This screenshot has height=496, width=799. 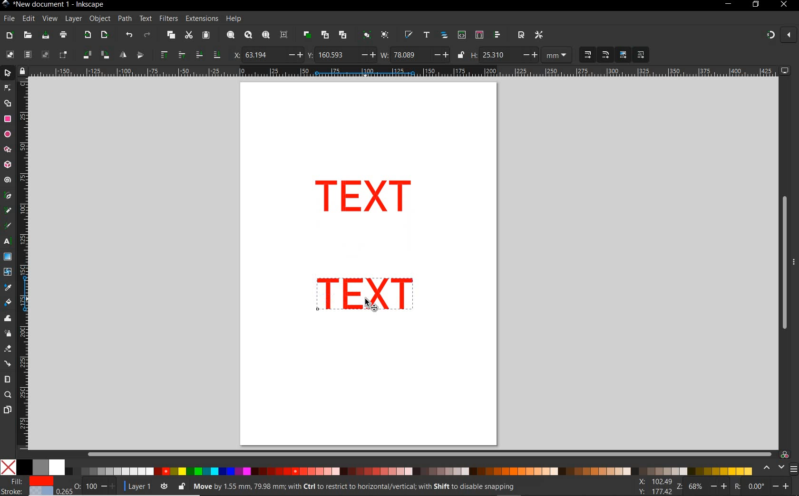 I want to click on edit, so click(x=28, y=19).